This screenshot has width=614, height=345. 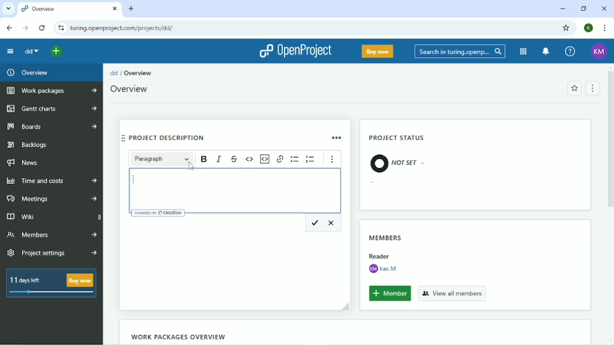 I want to click on Kas M, so click(x=382, y=269).